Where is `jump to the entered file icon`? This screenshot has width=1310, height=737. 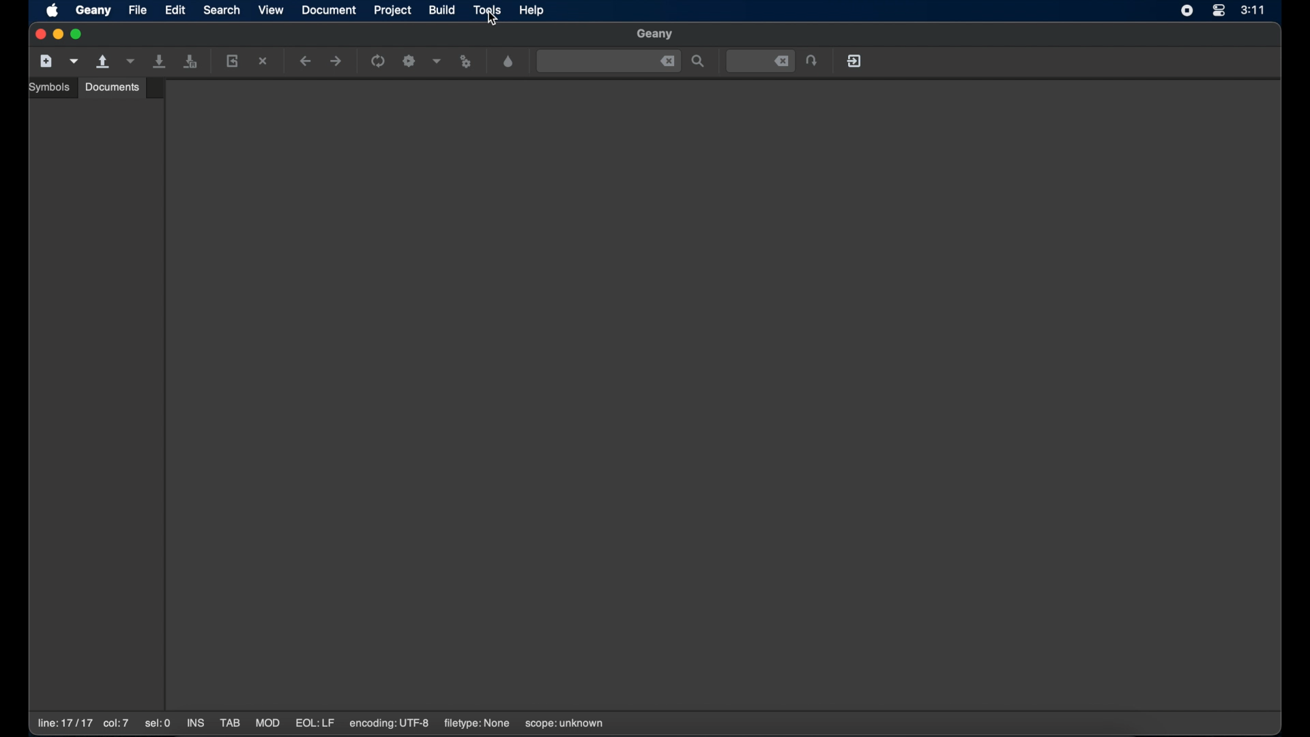 jump to the entered file icon is located at coordinates (813, 61).